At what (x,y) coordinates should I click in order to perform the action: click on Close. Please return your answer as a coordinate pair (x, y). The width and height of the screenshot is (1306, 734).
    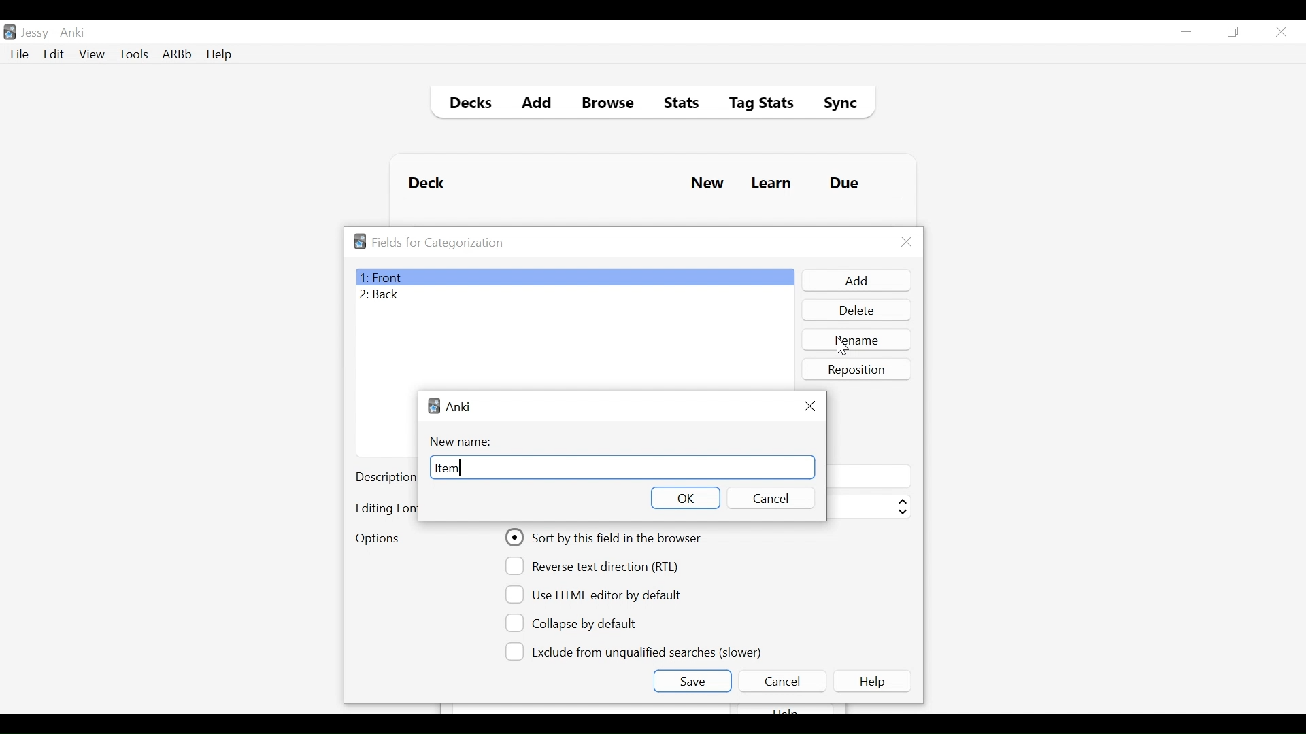
    Looking at the image, I should click on (811, 404).